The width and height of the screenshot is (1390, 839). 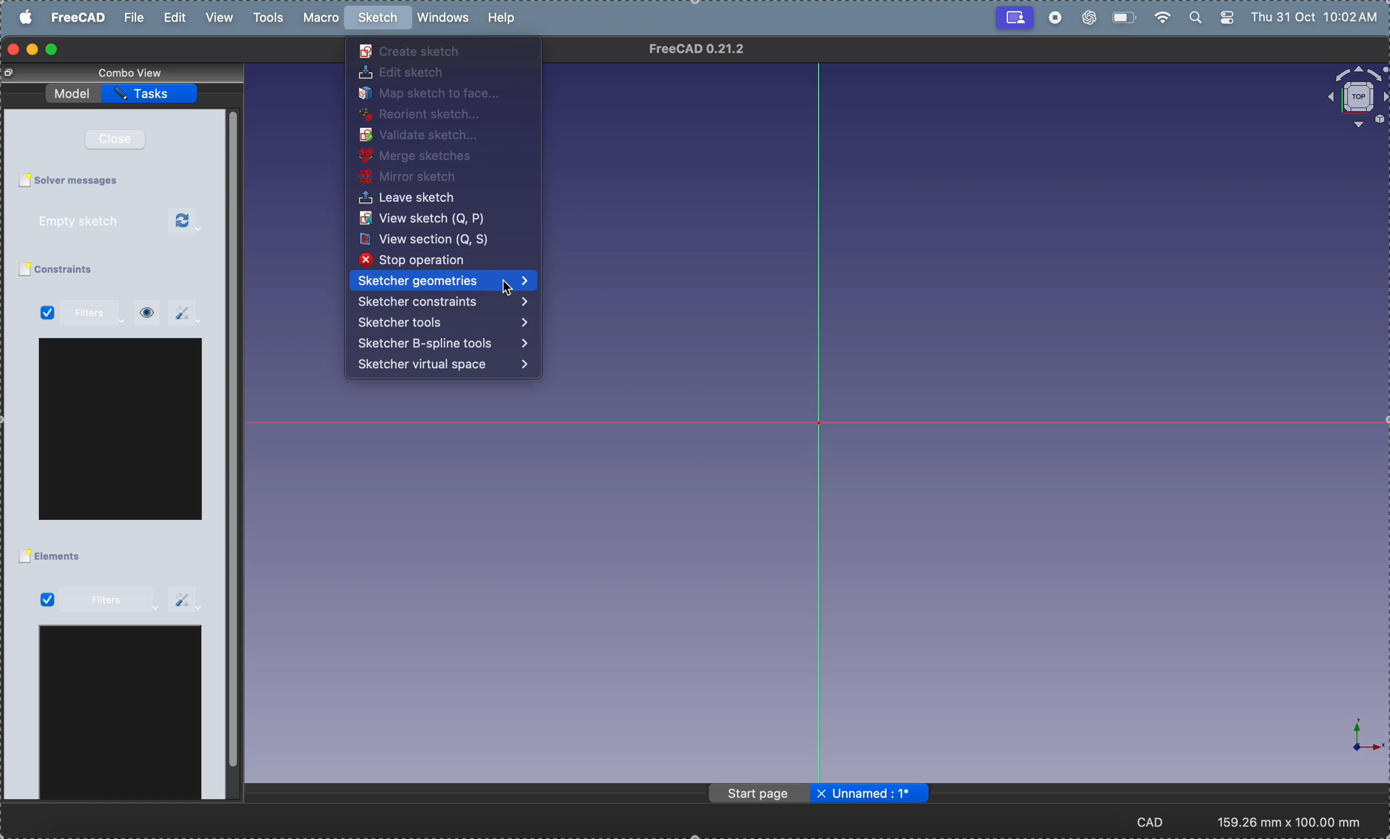 I want to click on task, so click(x=152, y=94).